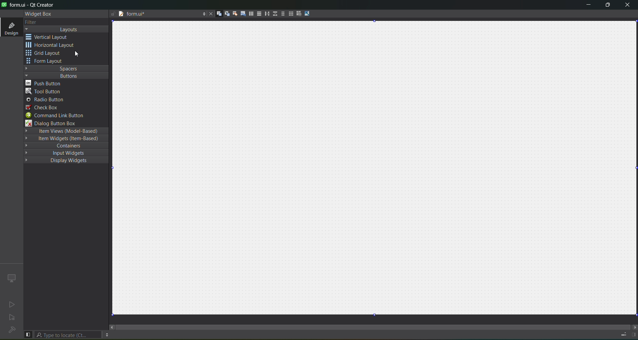 Image resolution: width=638 pixels, height=340 pixels. I want to click on containers, so click(67, 146).